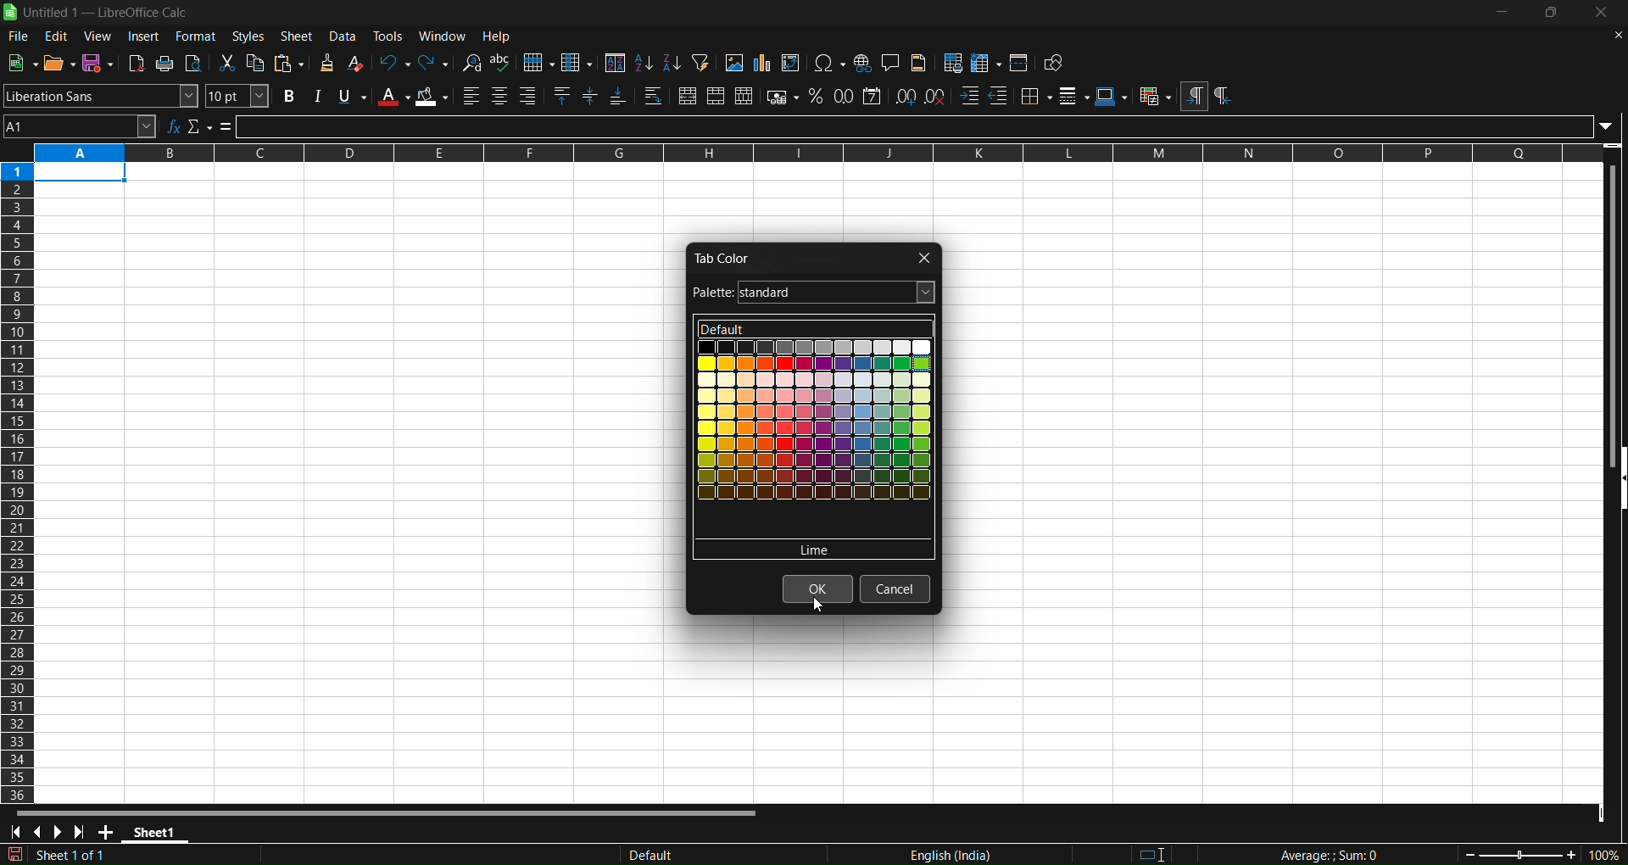 The width and height of the screenshot is (1628, 865). Describe the element at coordinates (792, 63) in the screenshot. I see `insert or edit pivot table` at that location.